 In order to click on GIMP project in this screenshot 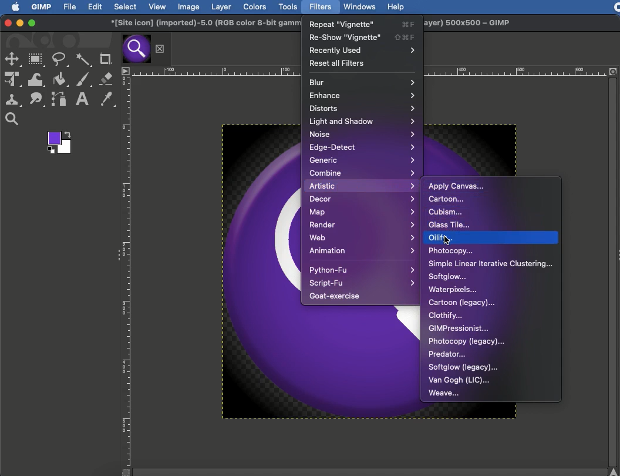, I will do `click(201, 24)`.